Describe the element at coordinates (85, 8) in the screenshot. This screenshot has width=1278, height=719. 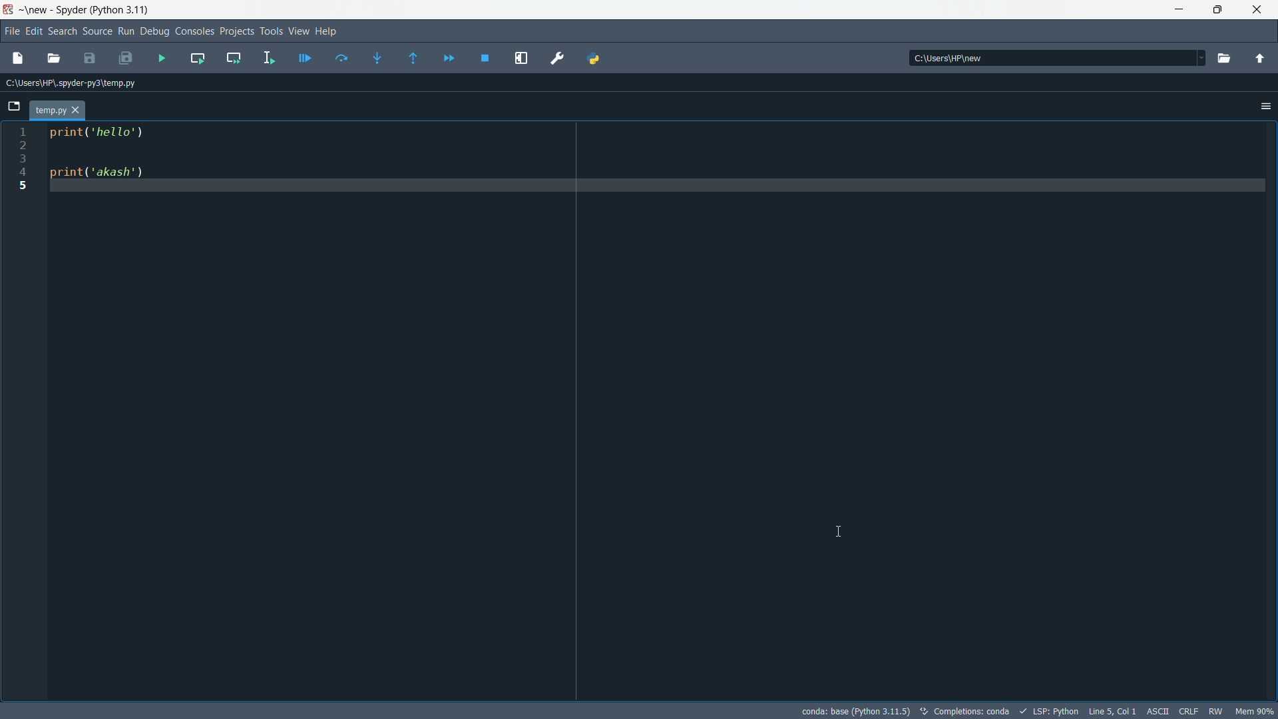
I see `\new-Spider (Python 3.11)` at that location.